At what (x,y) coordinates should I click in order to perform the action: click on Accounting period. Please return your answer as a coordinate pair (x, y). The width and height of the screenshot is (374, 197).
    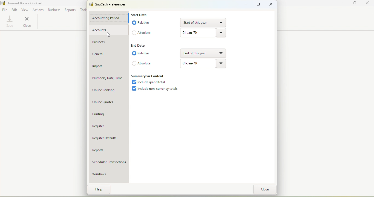
    Looking at the image, I should click on (110, 19).